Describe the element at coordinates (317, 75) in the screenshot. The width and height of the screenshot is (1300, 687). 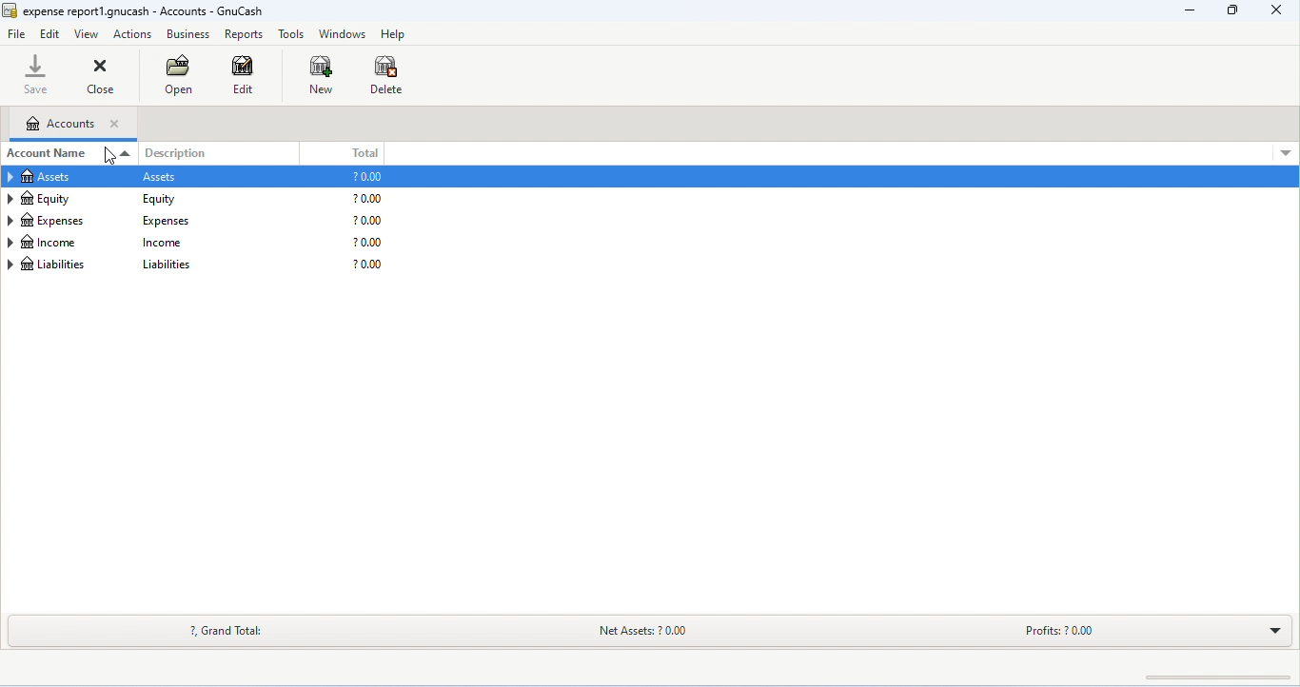
I see `new` at that location.